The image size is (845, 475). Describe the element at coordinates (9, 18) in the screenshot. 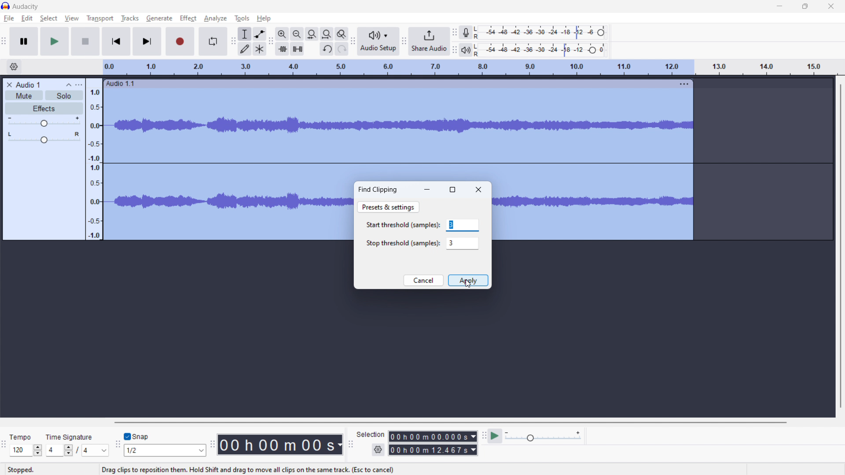

I see `file` at that location.